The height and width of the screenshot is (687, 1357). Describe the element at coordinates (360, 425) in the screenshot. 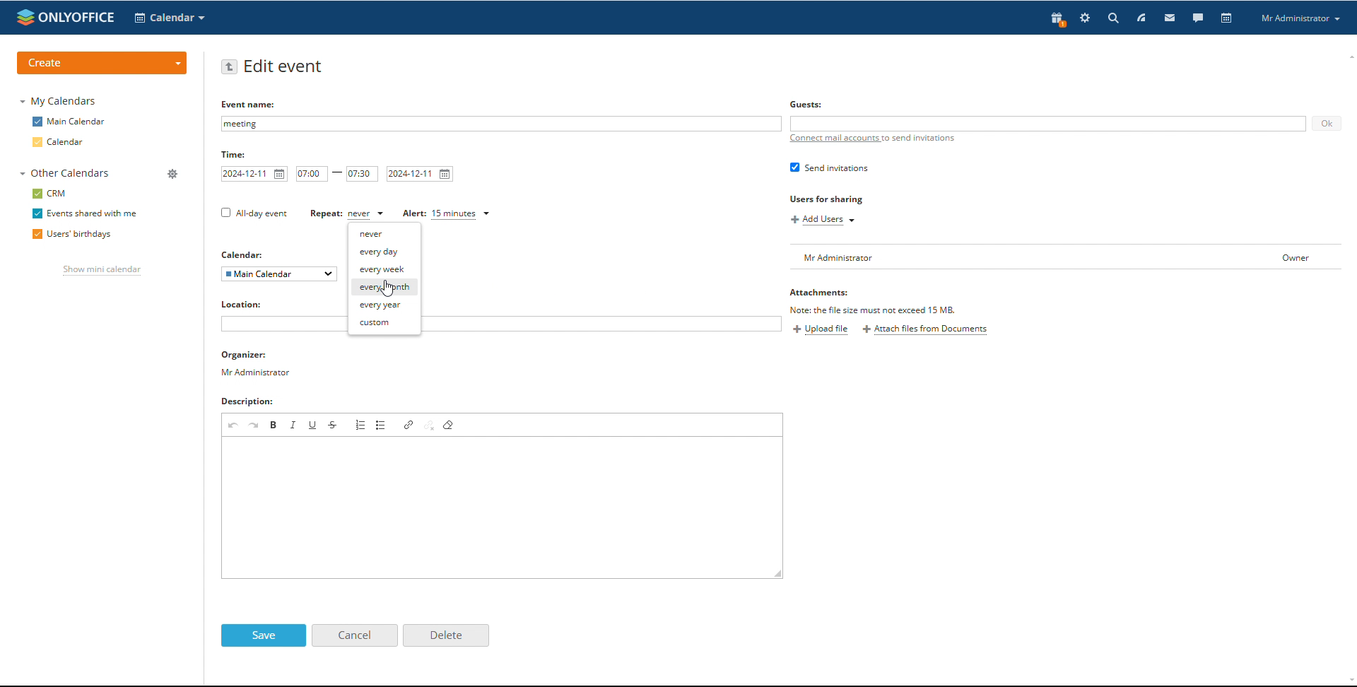

I see `insert/remove numbered list` at that location.